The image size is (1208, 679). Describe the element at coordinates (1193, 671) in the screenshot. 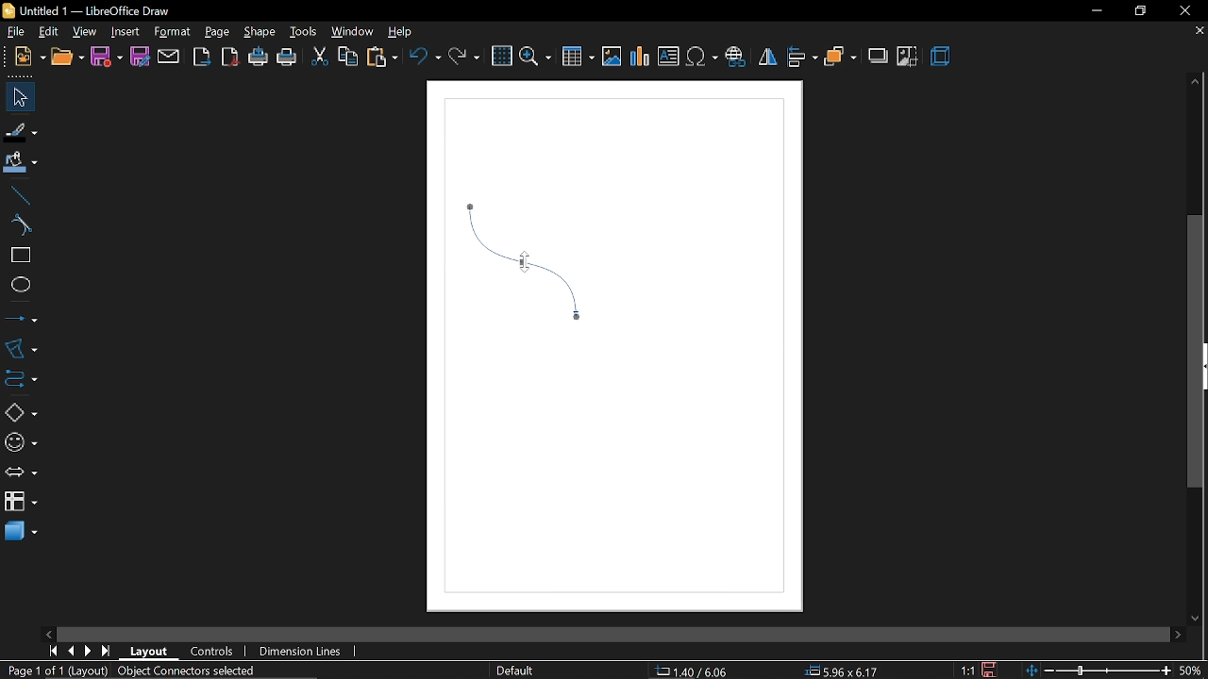

I see `current zoom` at that location.